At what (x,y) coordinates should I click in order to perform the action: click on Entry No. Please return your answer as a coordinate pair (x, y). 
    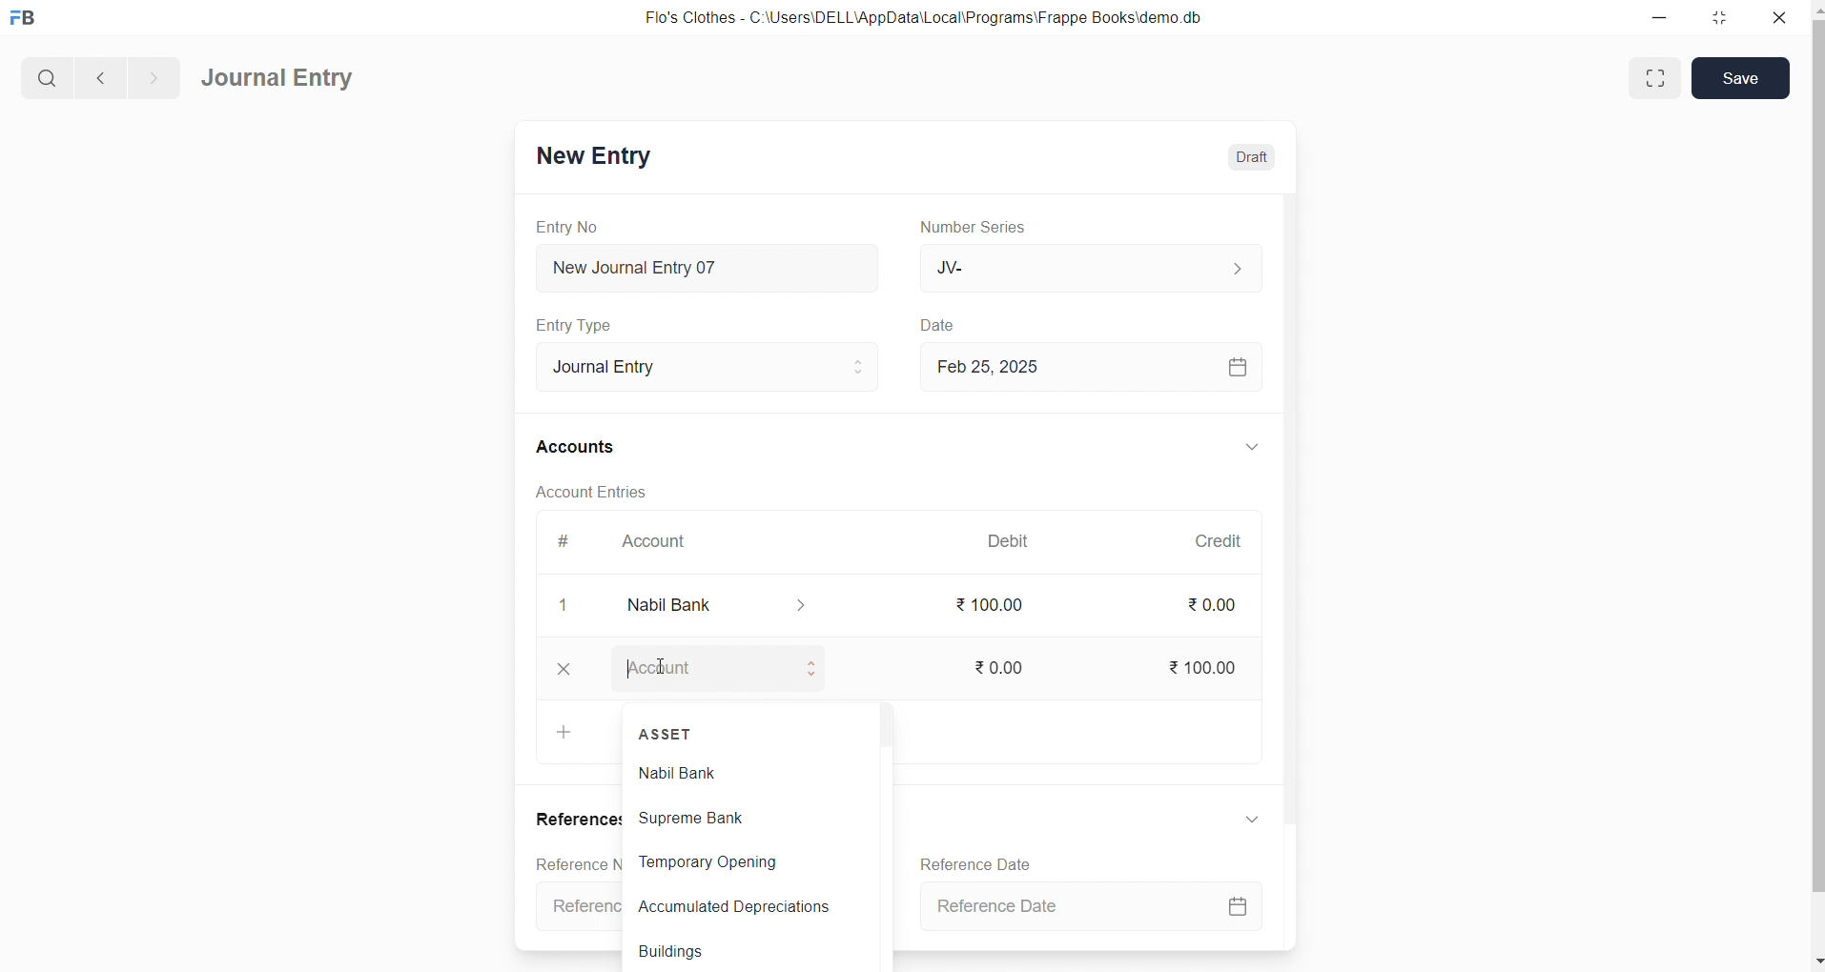
    Looking at the image, I should click on (571, 226).